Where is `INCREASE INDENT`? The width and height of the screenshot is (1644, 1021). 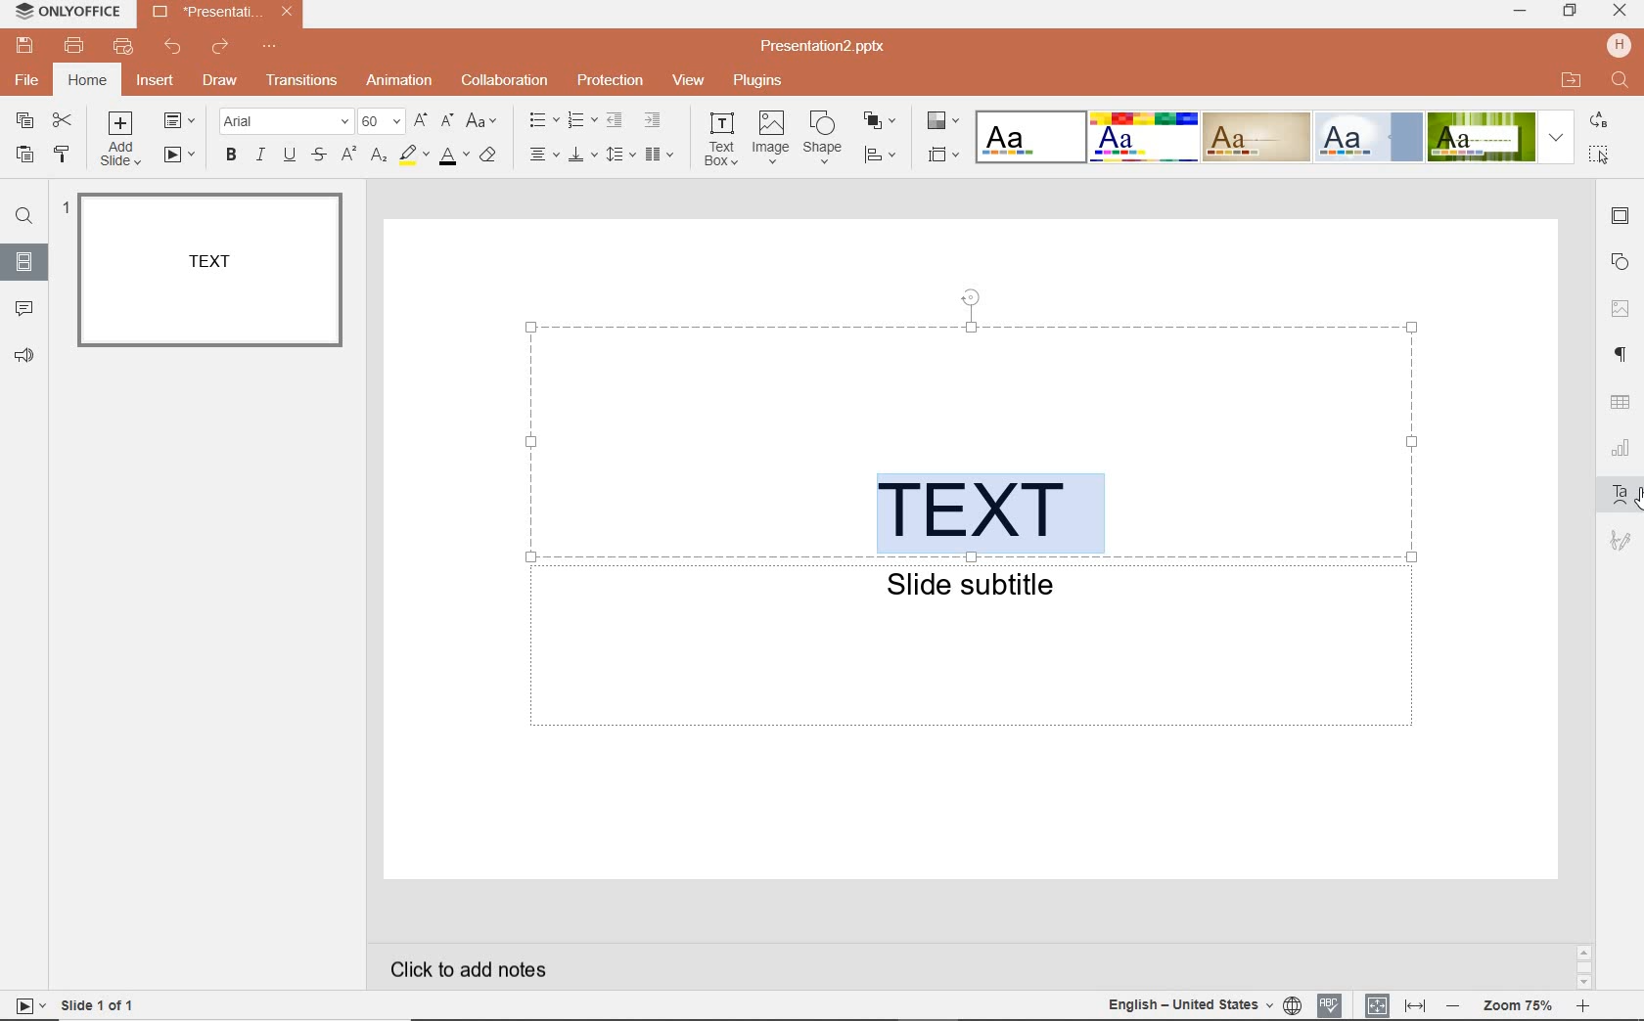 INCREASE INDENT is located at coordinates (654, 119).